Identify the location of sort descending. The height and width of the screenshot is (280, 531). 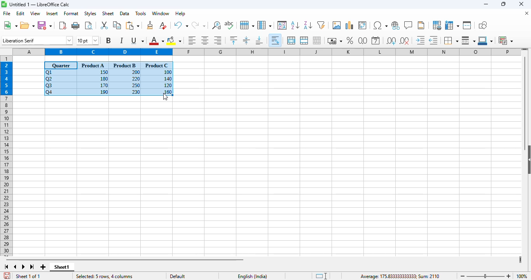
(308, 25).